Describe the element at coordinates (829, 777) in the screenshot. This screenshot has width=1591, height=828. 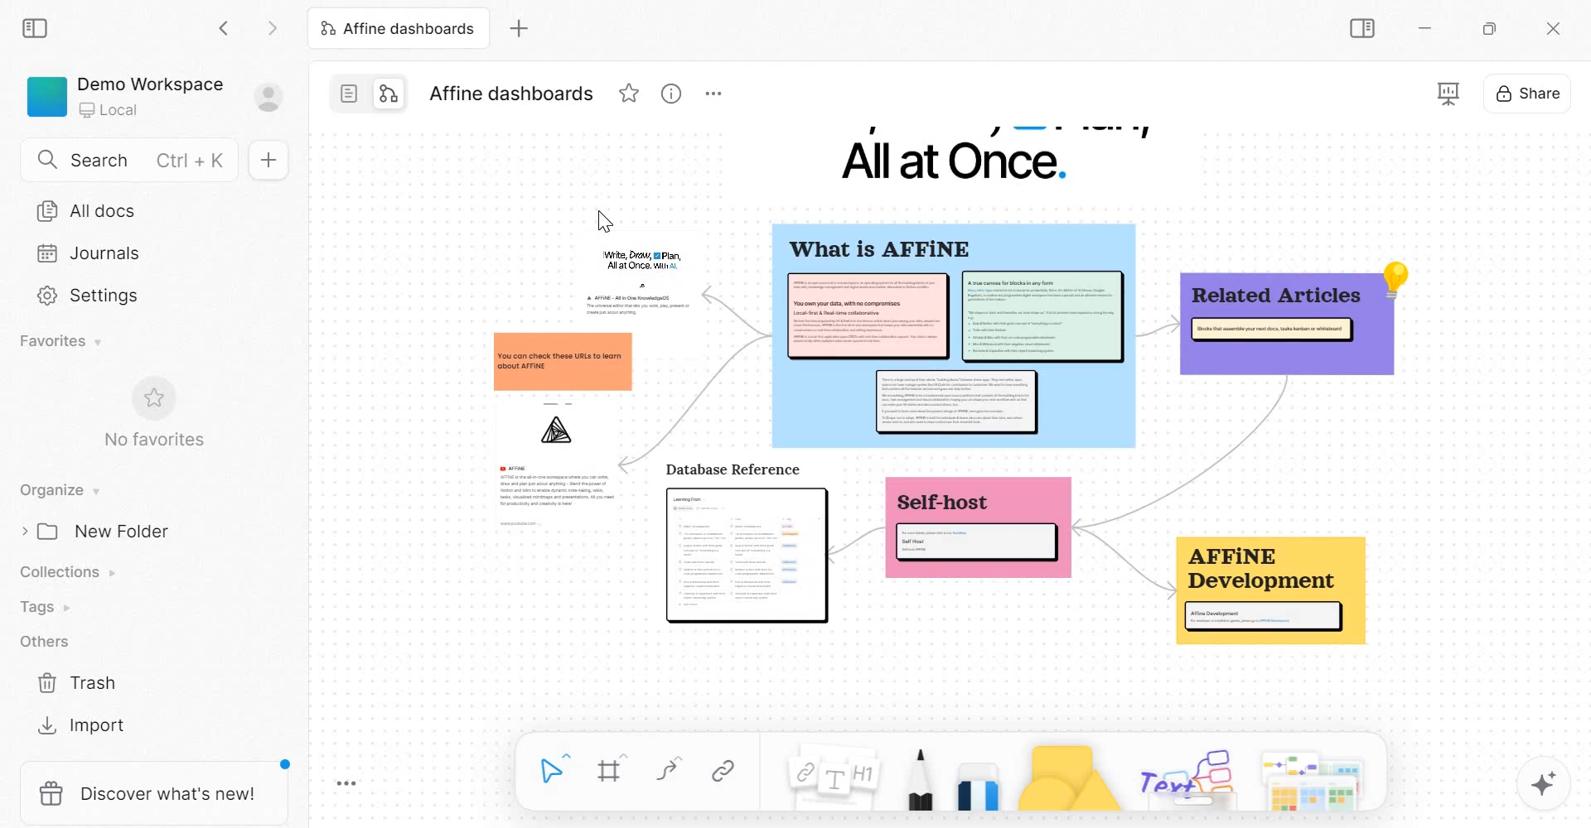
I see `Note` at that location.